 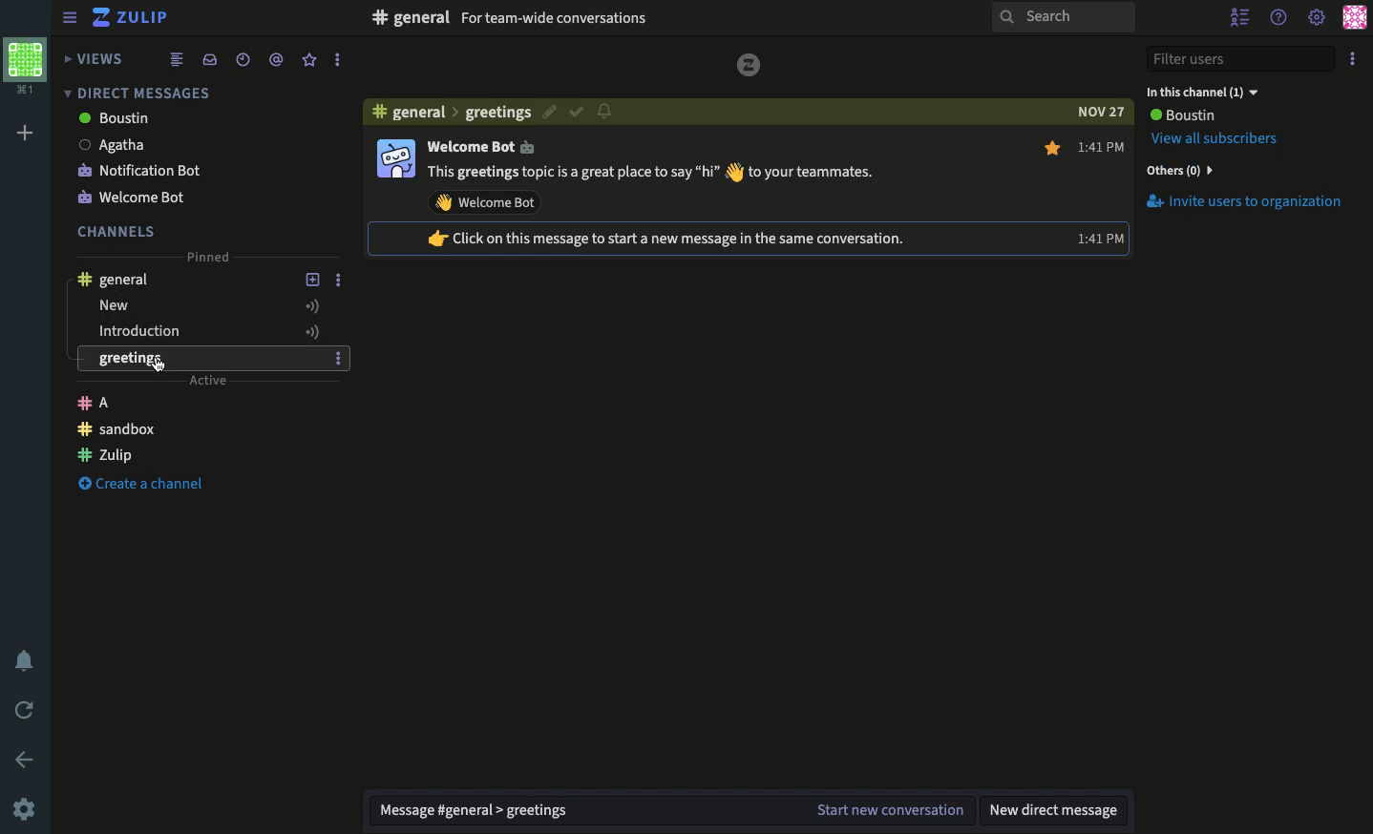 What do you see at coordinates (1214, 138) in the screenshot?
I see `View all subscribers` at bounding box center [1214, 138].